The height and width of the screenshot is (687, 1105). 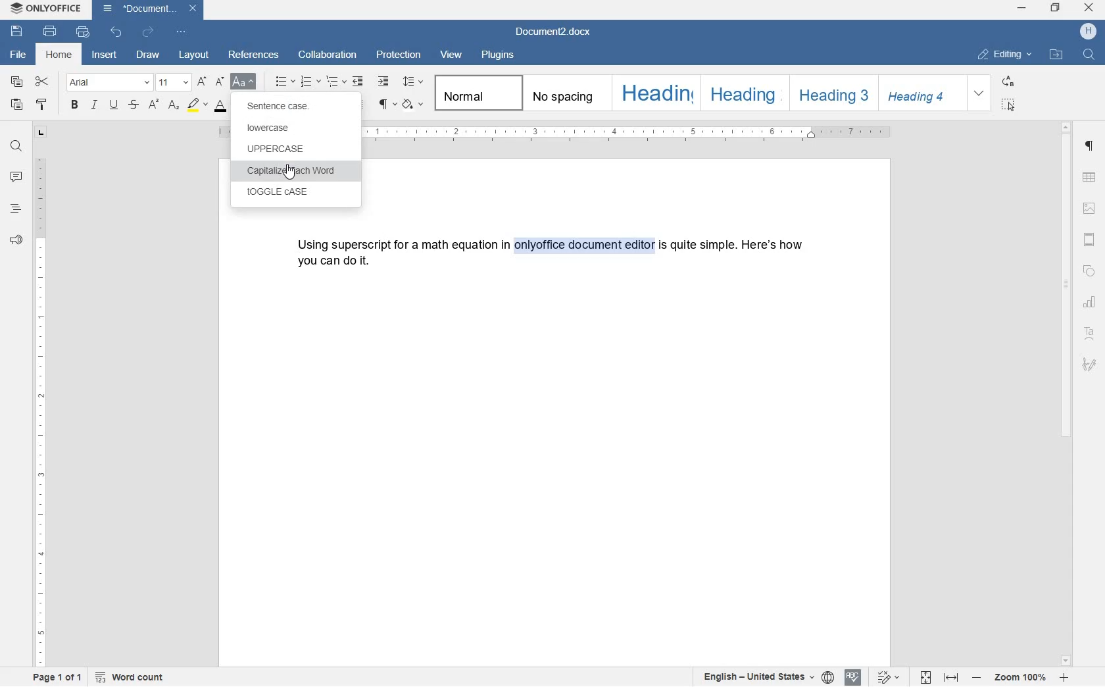 What do you see at coordinates (16, 177) in the screenshot?
I see `comment` at bounding box center [16, 177].